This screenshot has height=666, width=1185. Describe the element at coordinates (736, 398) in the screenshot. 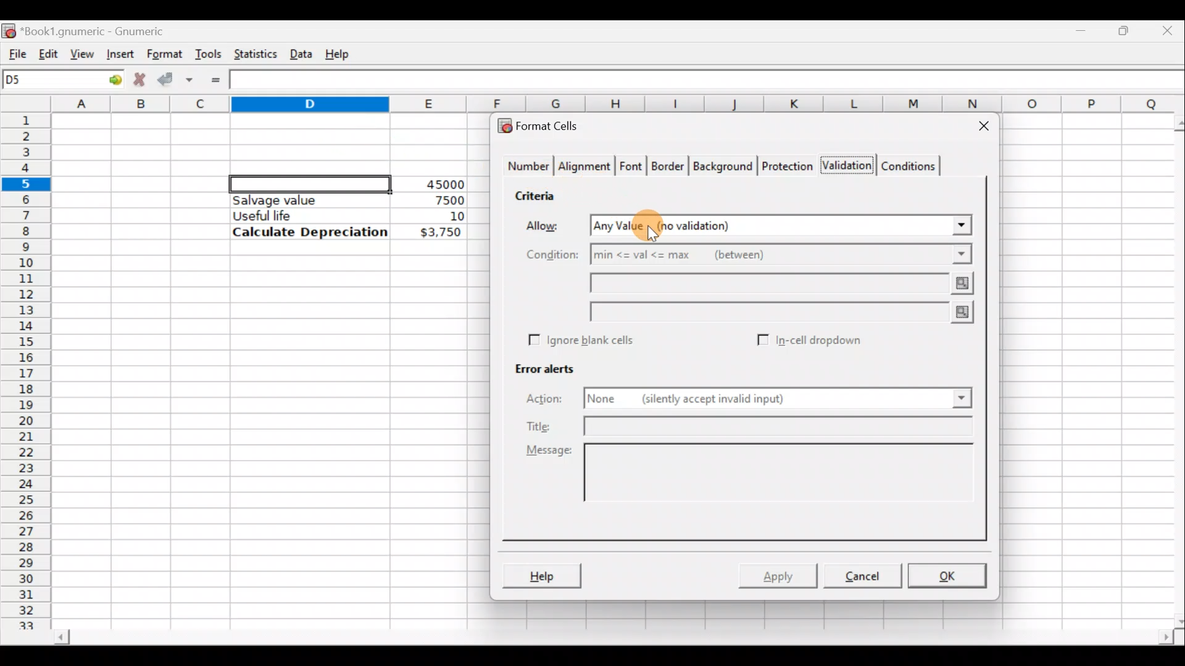

I see `None (silently accept invalid input)` at that location.